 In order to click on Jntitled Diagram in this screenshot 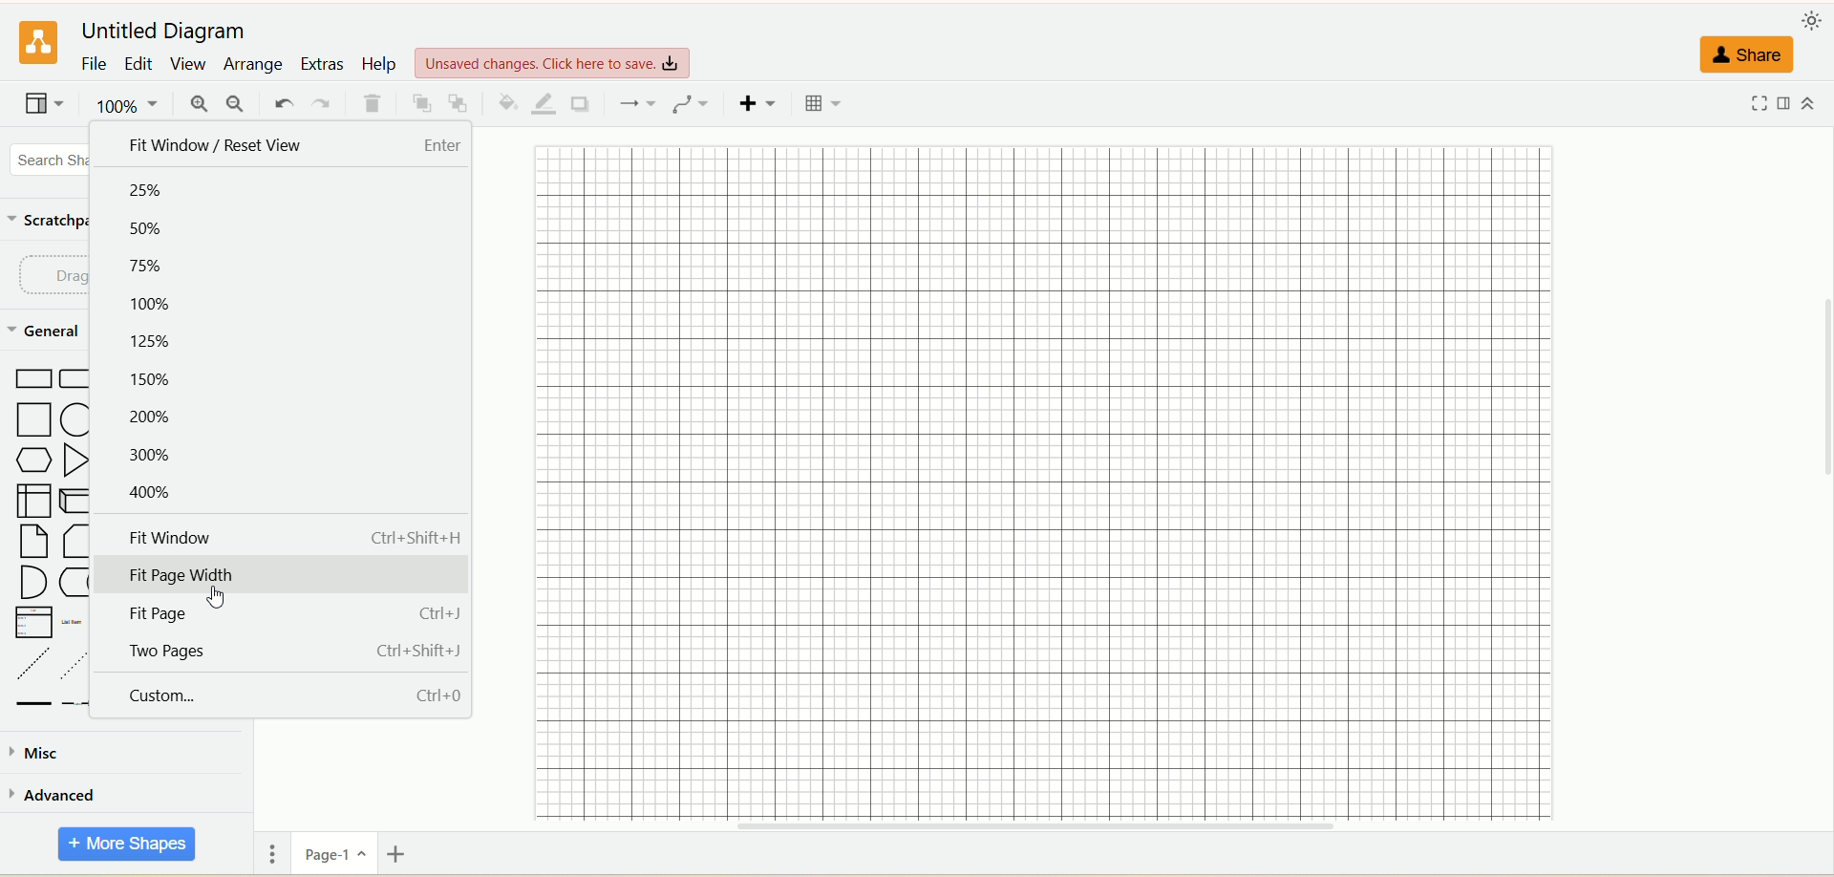, I will do `click(170, 25)`.